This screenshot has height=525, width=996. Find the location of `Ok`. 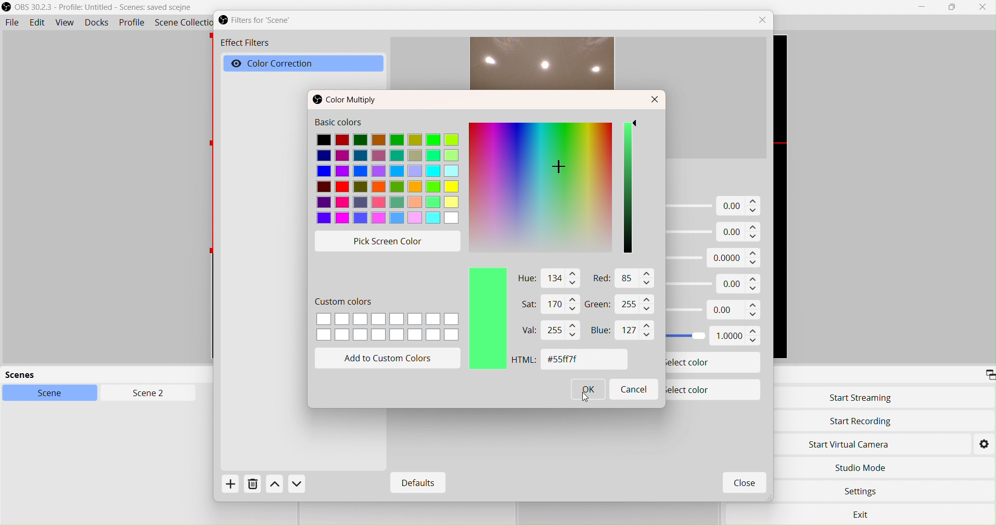

Ok is located at coordinates (589, 391).